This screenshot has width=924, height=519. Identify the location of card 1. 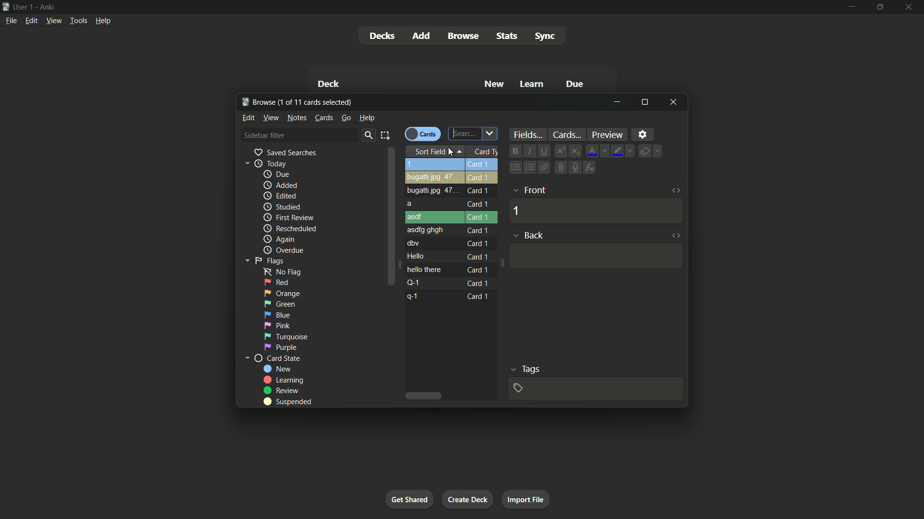
(477, 270).